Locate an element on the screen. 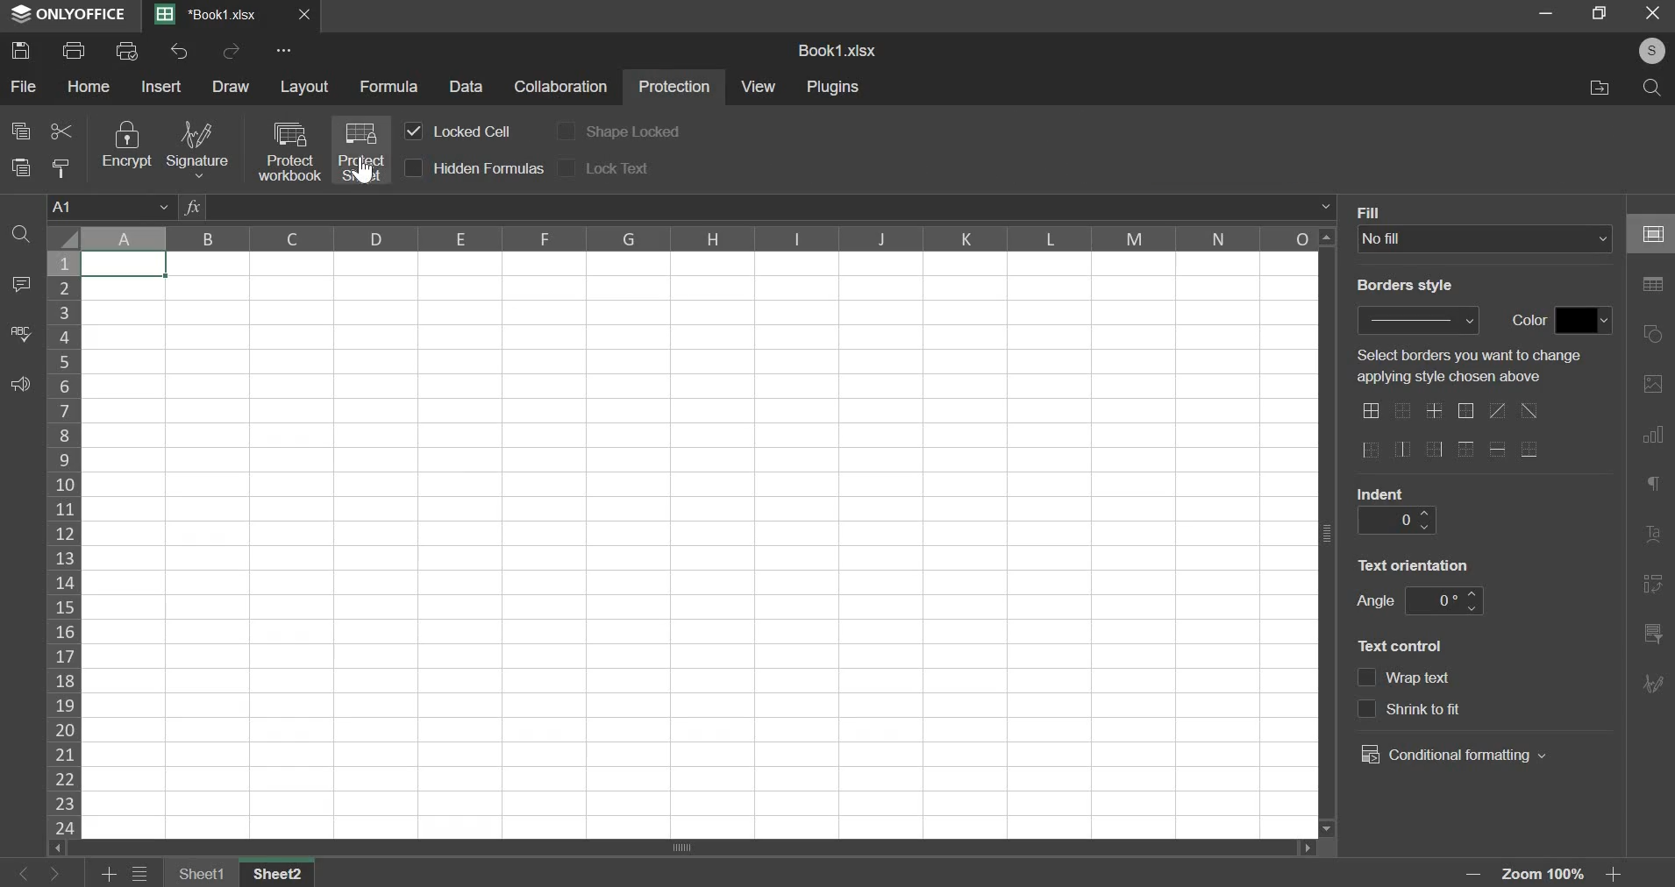 This screenshot has width=1675, height=887. undo is located at coordinates (180, 51).